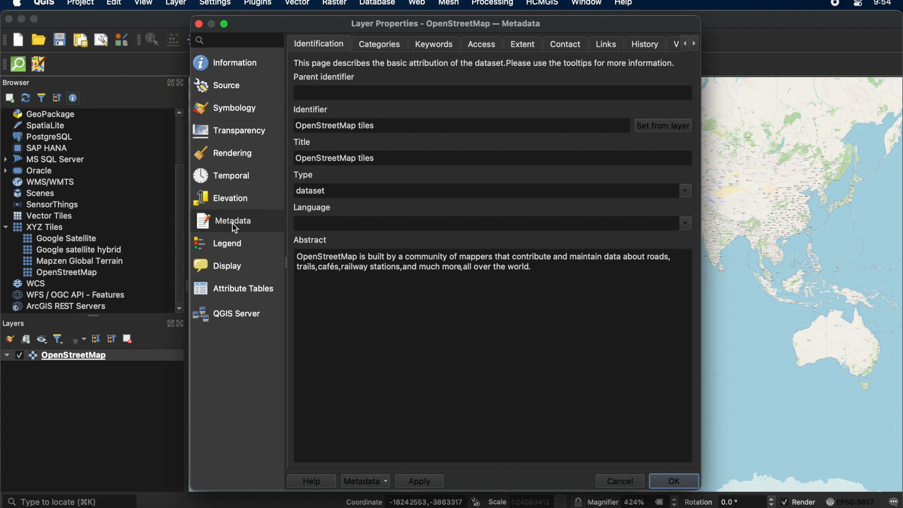  What do you see at coordinates (483, 70) in the screenshot?
I see `description` at bounding box center [483, 70].